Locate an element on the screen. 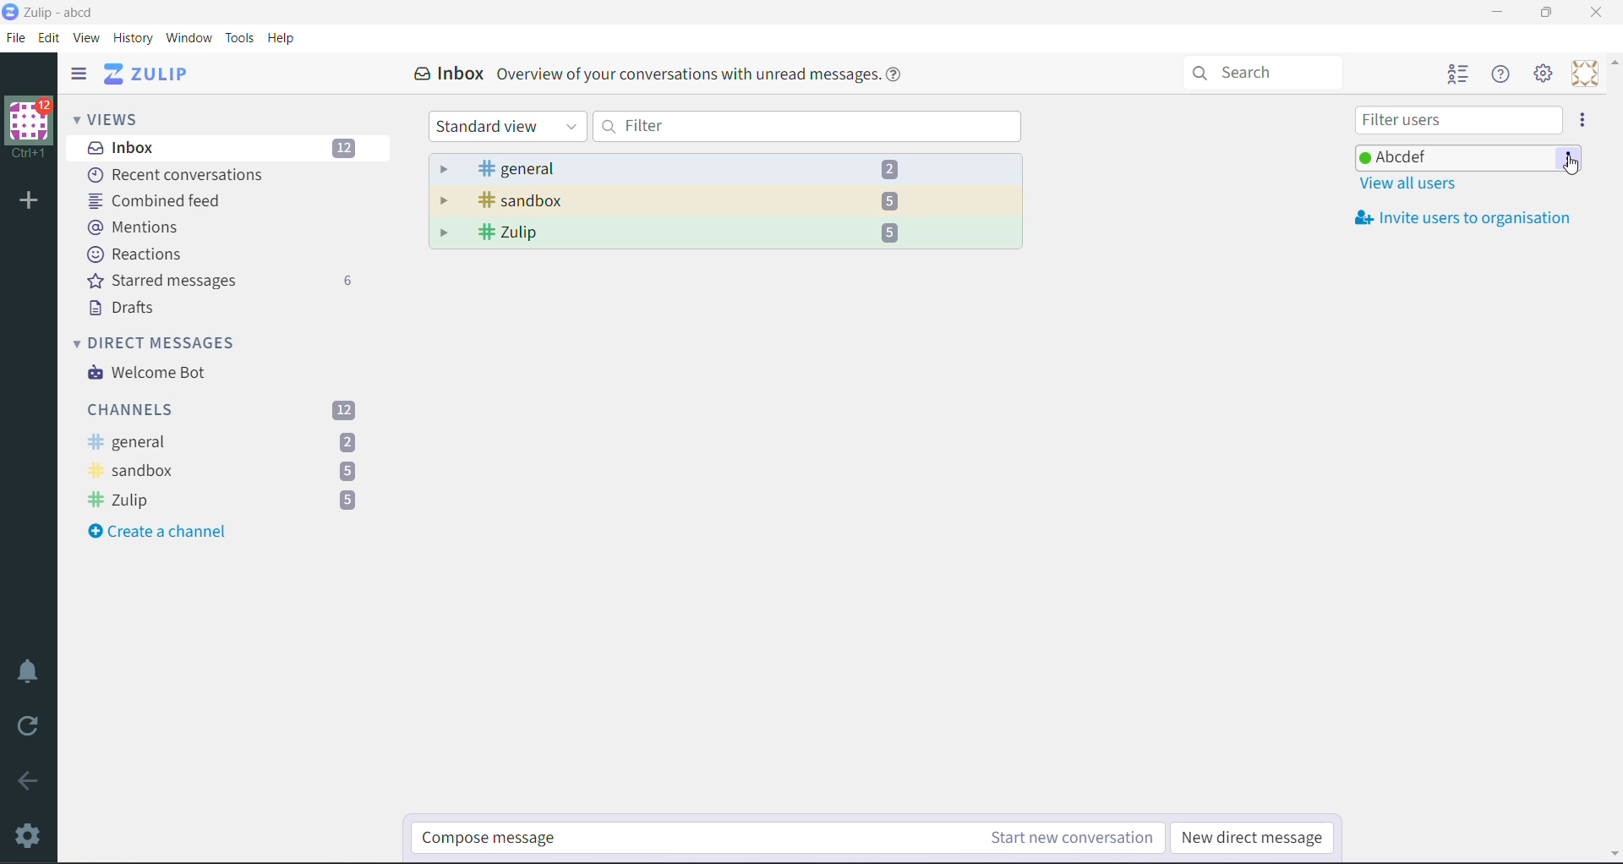 This screenshot has width=1623, height=864. Create a channel is located at coordinates (164, 533).